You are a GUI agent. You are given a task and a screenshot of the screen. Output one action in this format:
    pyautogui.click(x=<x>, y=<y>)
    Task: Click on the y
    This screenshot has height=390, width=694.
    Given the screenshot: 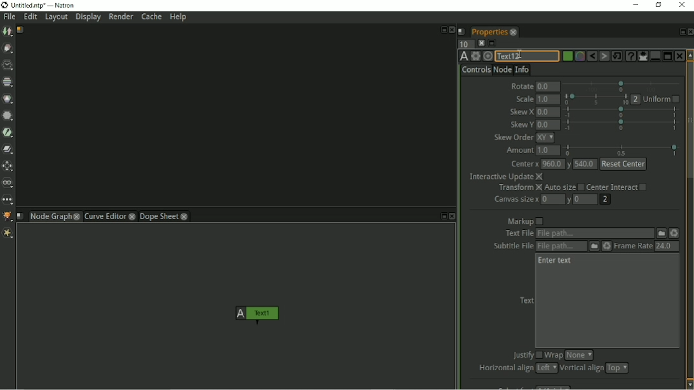 What is the action you would take?
    pyautogui.click(x=569, y=164)
    